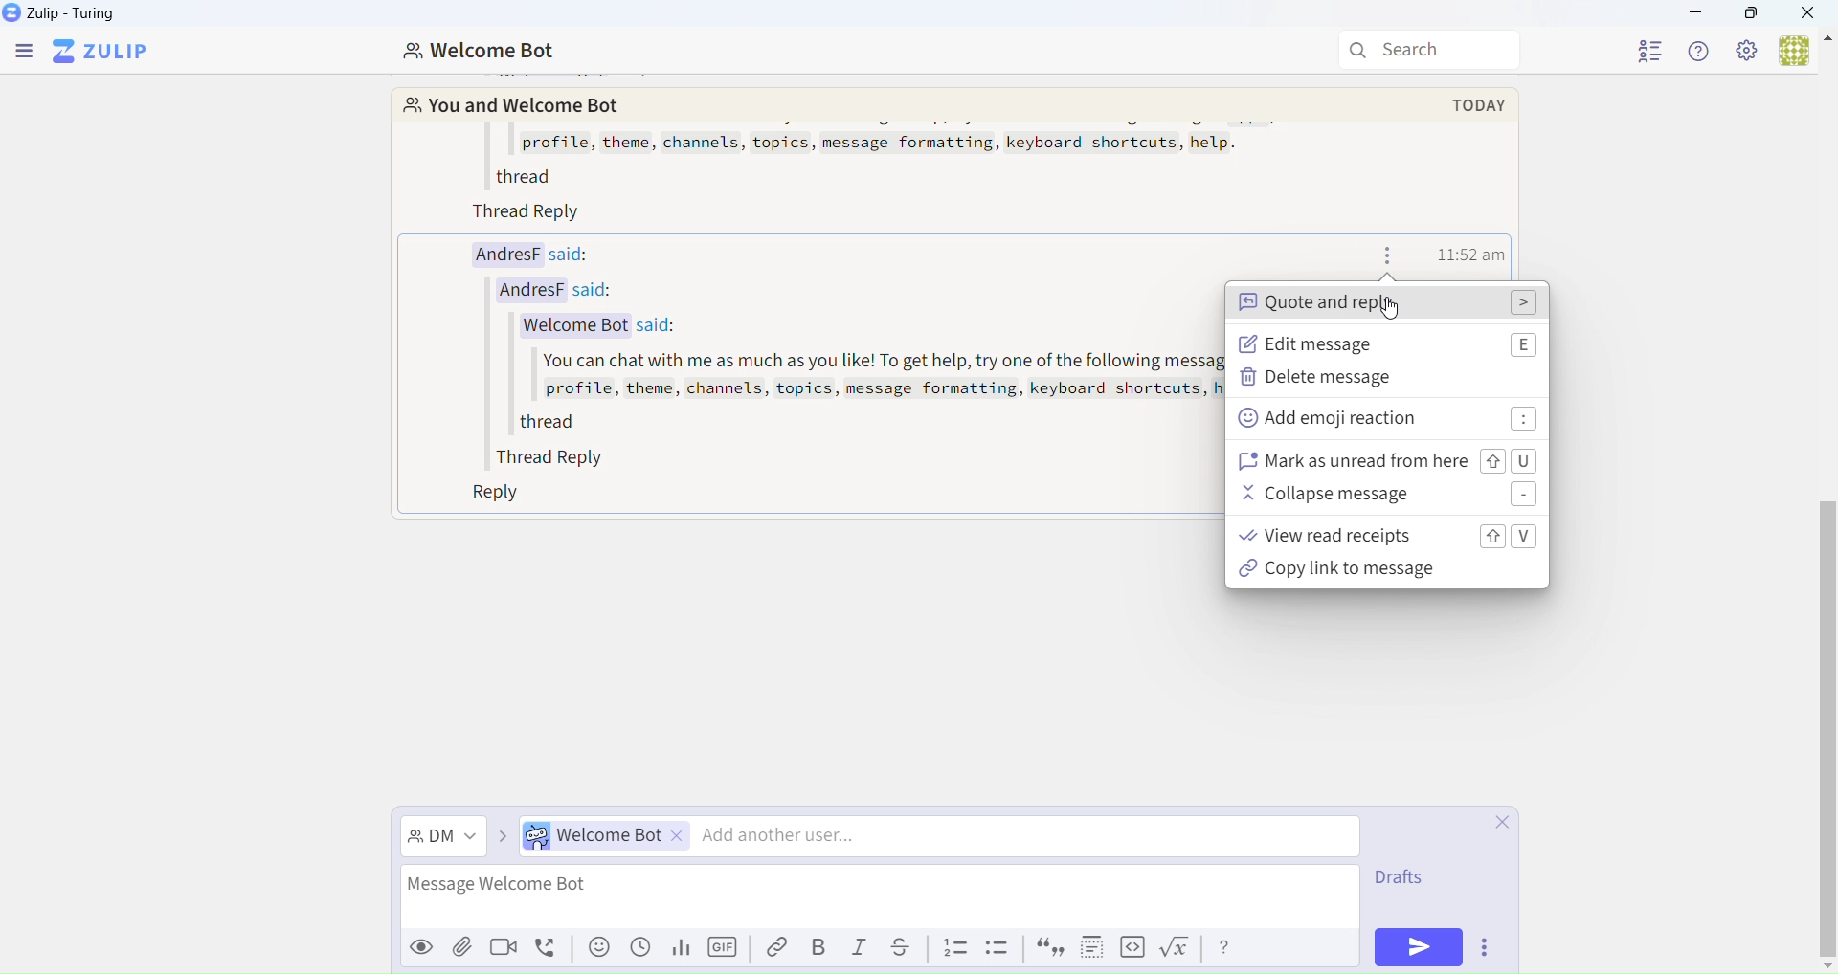 This screenshot has width=1838, height=974. Describe the element at coordinates (907, 948) in the screenshot. I see `Underline` at that location.